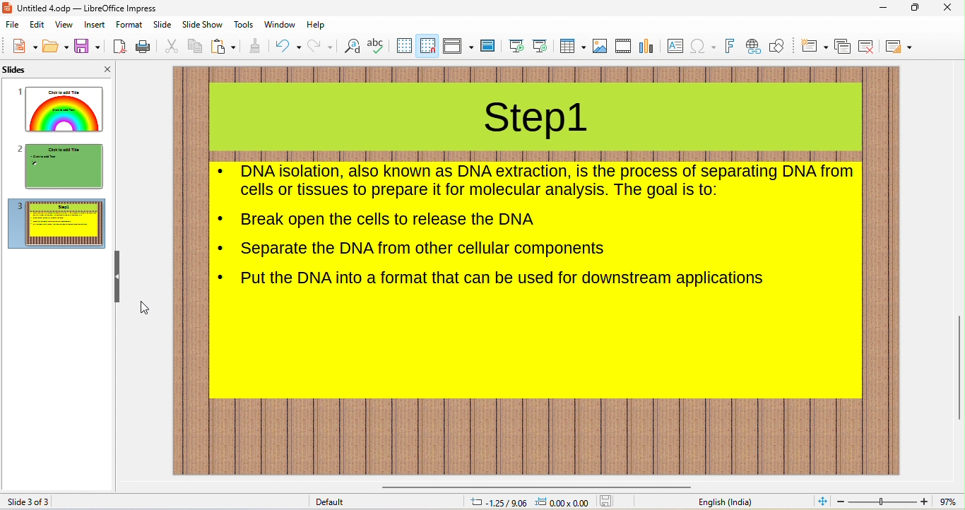 Image resolution: width=965 pixels, height=510 pixels. Describe the element at coordinates (39, 26) in the screenshot. I see `edit` at that location.